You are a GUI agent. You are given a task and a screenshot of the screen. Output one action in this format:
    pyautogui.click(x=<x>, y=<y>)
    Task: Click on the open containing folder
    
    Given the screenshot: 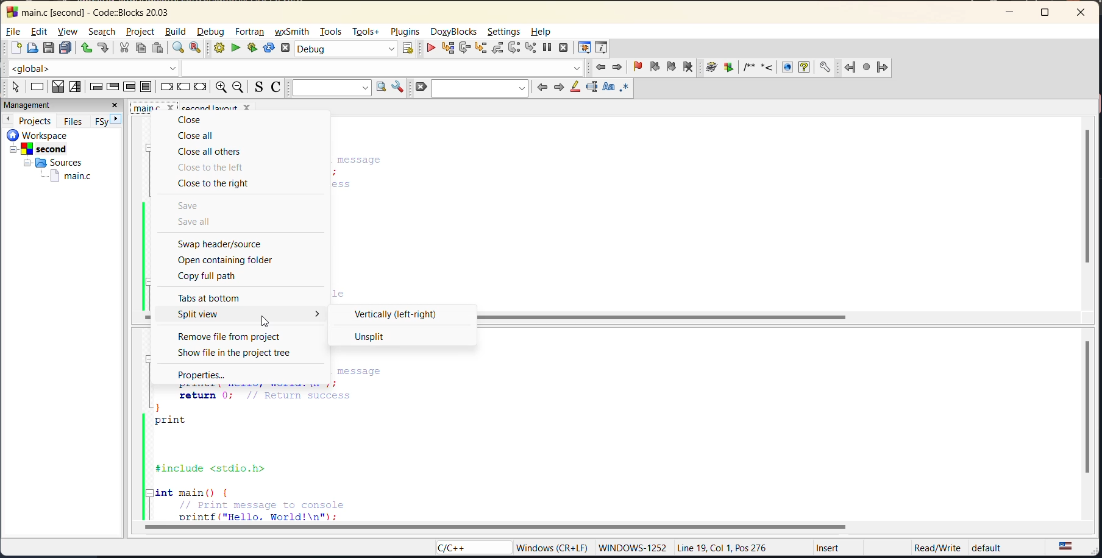 What is the action you would take?
    pyautogui.click(x=232, y=260)
    